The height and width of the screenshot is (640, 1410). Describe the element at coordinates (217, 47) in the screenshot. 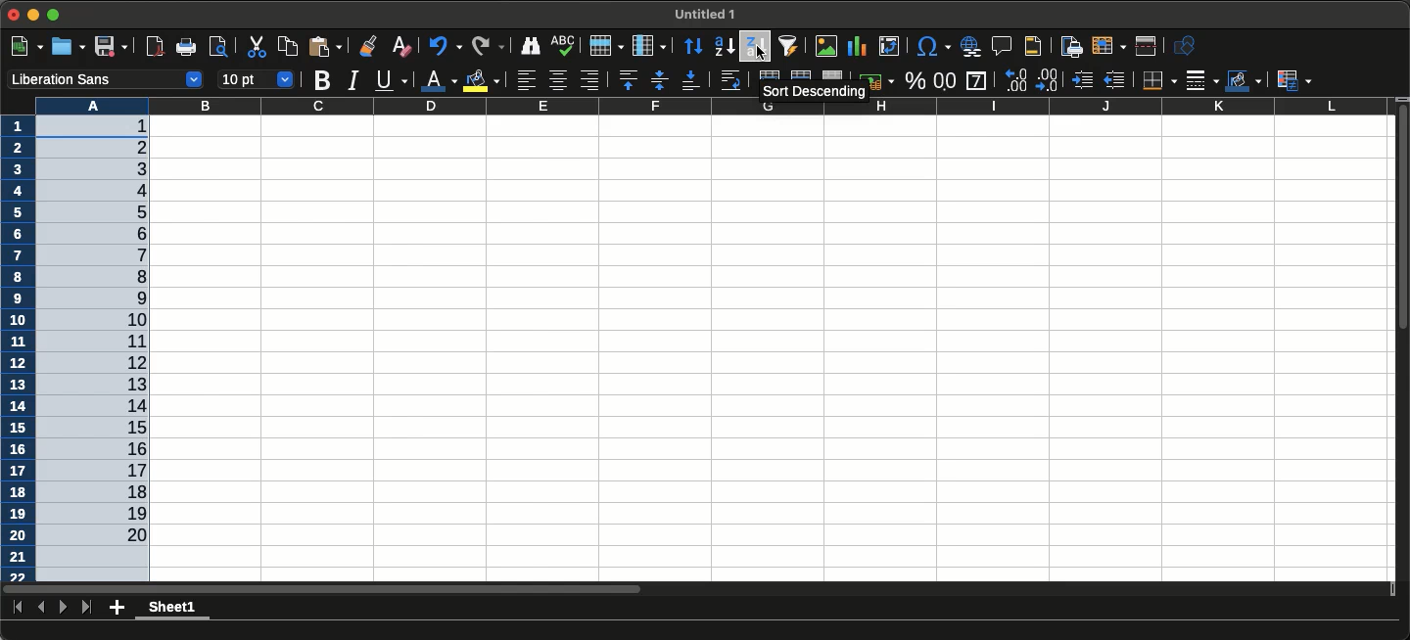

I see `Toggle print preview` at that location.